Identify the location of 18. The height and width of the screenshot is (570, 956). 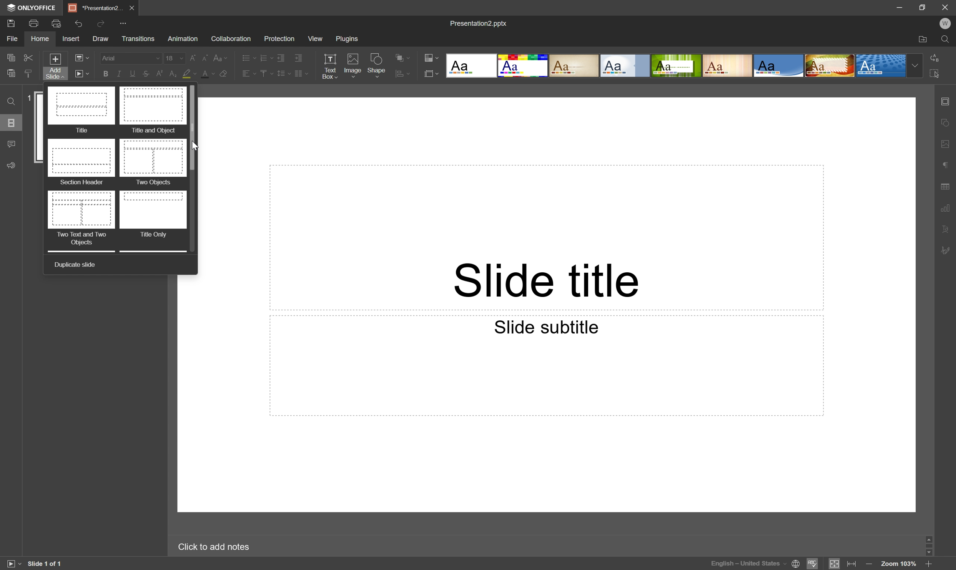
(173, 56).